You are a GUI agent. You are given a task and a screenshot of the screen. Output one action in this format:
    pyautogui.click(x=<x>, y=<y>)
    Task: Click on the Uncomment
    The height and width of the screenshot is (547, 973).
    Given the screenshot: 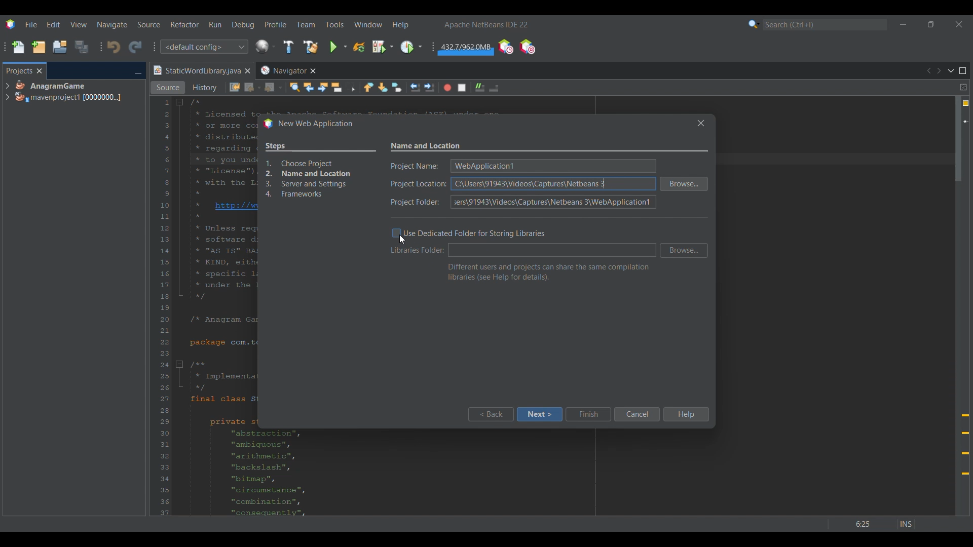 What is the action you would take?
    pyautogui.click(x=480, y=88)
    